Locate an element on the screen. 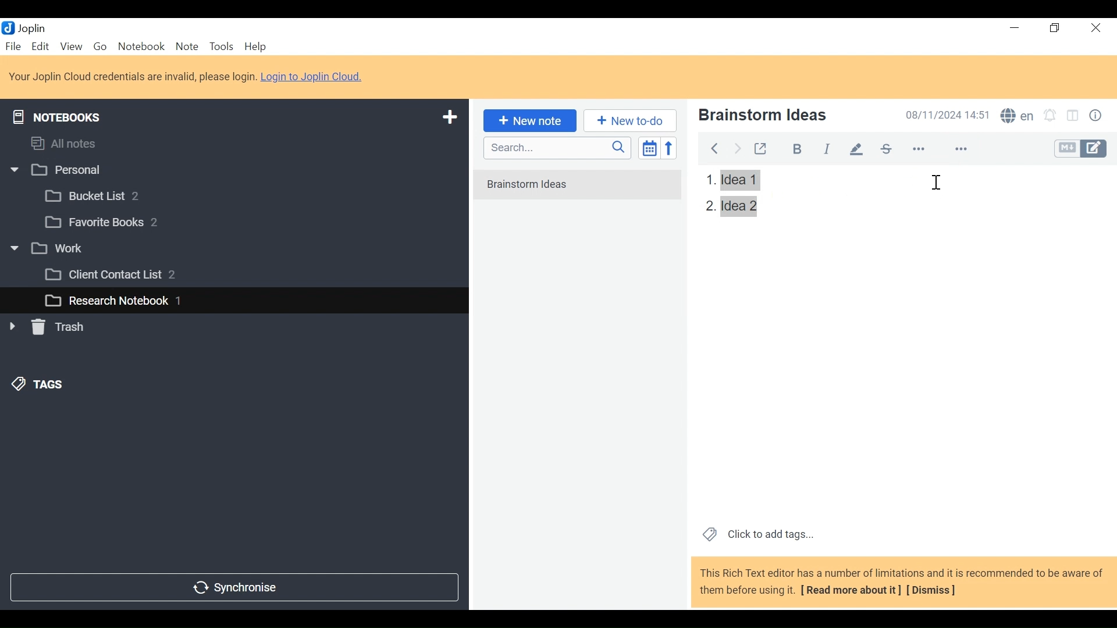 The width and height of the screenshot is (1117, 628). Date and Time is located at coordinates (944, 115).